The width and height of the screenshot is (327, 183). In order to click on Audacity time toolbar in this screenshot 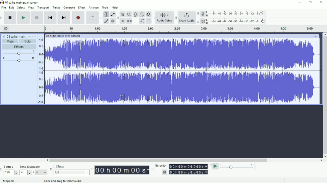, I will do `click(92, 170)`.